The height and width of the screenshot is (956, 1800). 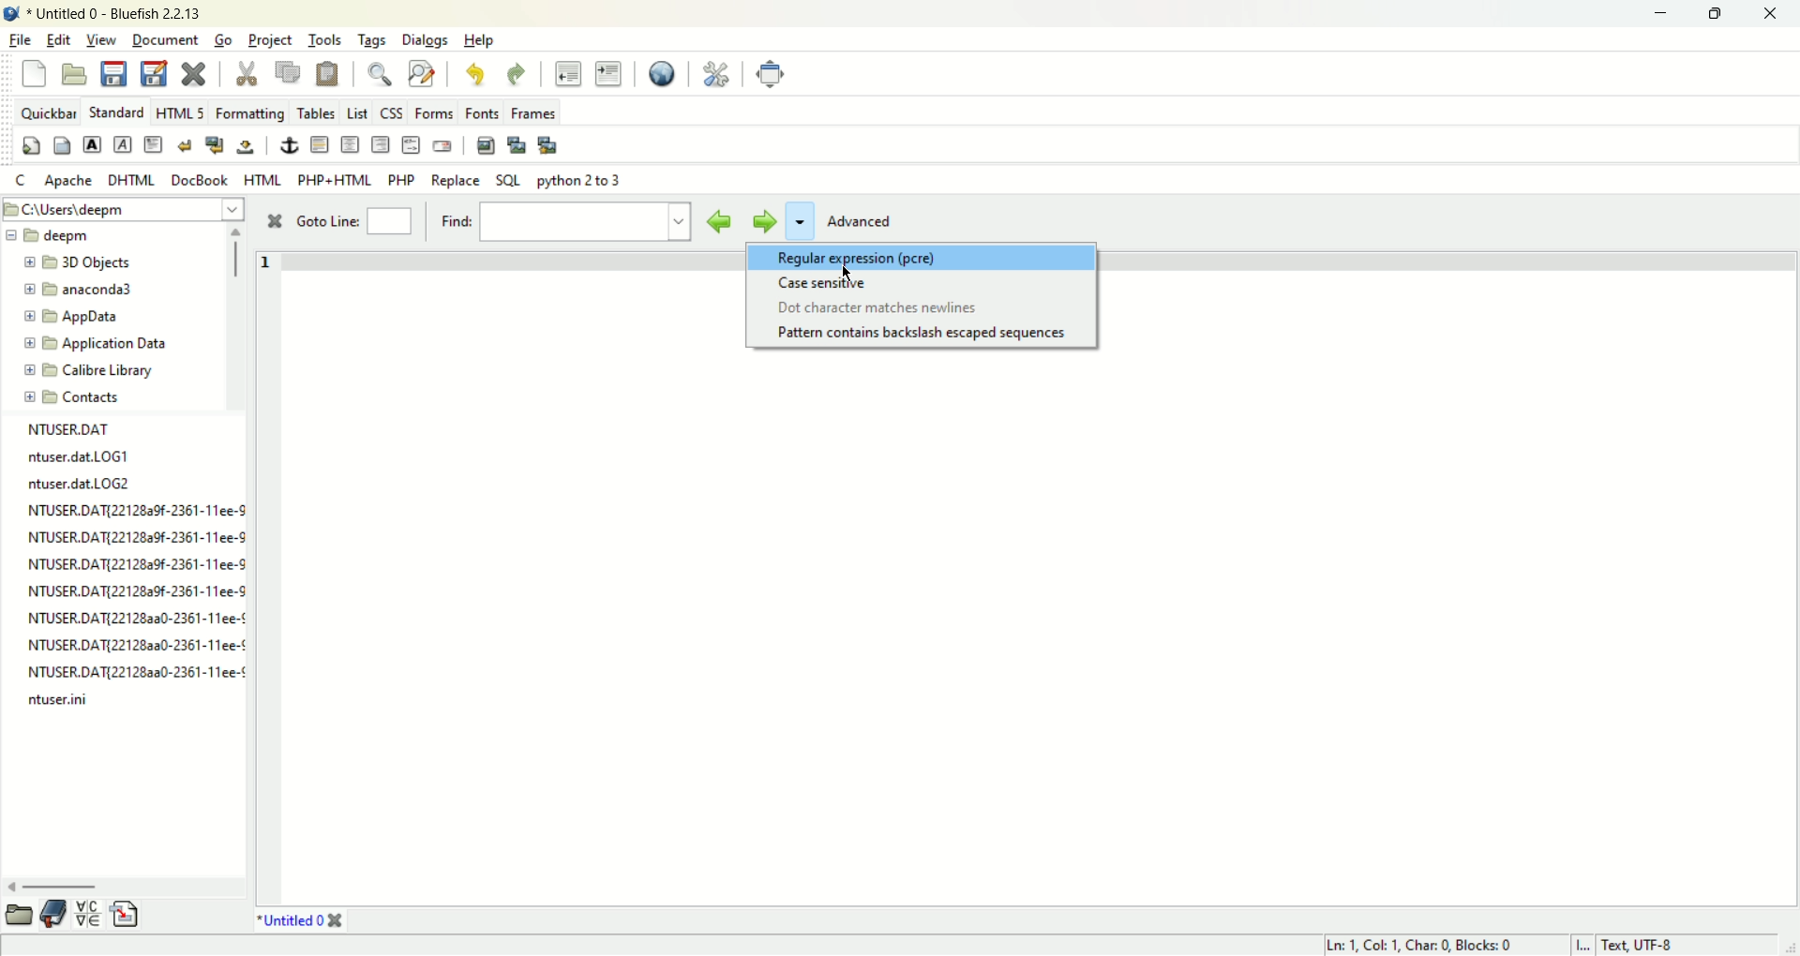 I want to click on advance find and replace, so click(x=422, y=72).